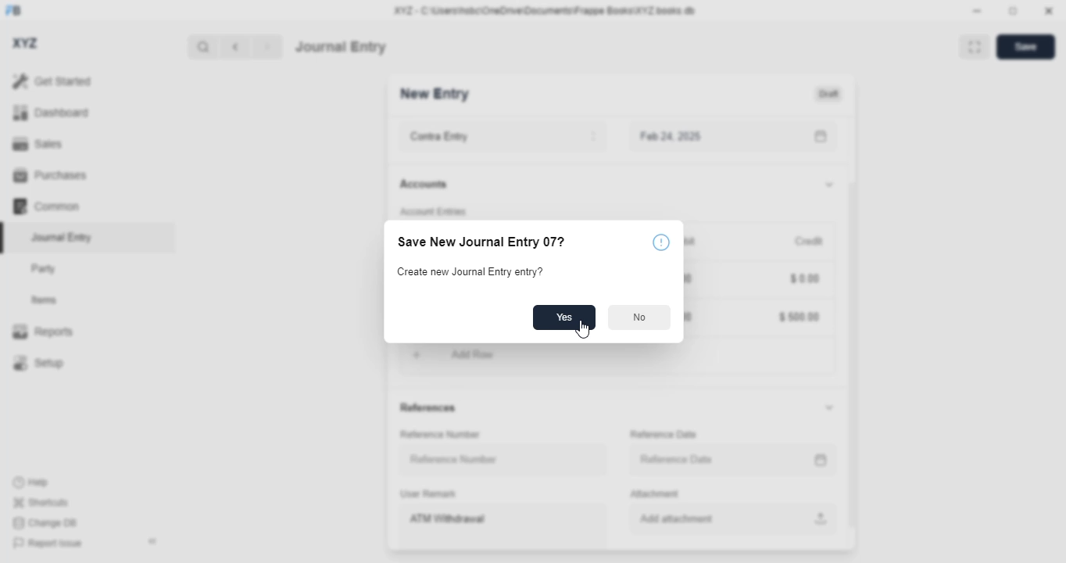 The height and width of the screenshot is (563, 1066). What do you see at coordinates (52, 81) in the screenshot?
I see `get started` at bounding box center [52, 81].